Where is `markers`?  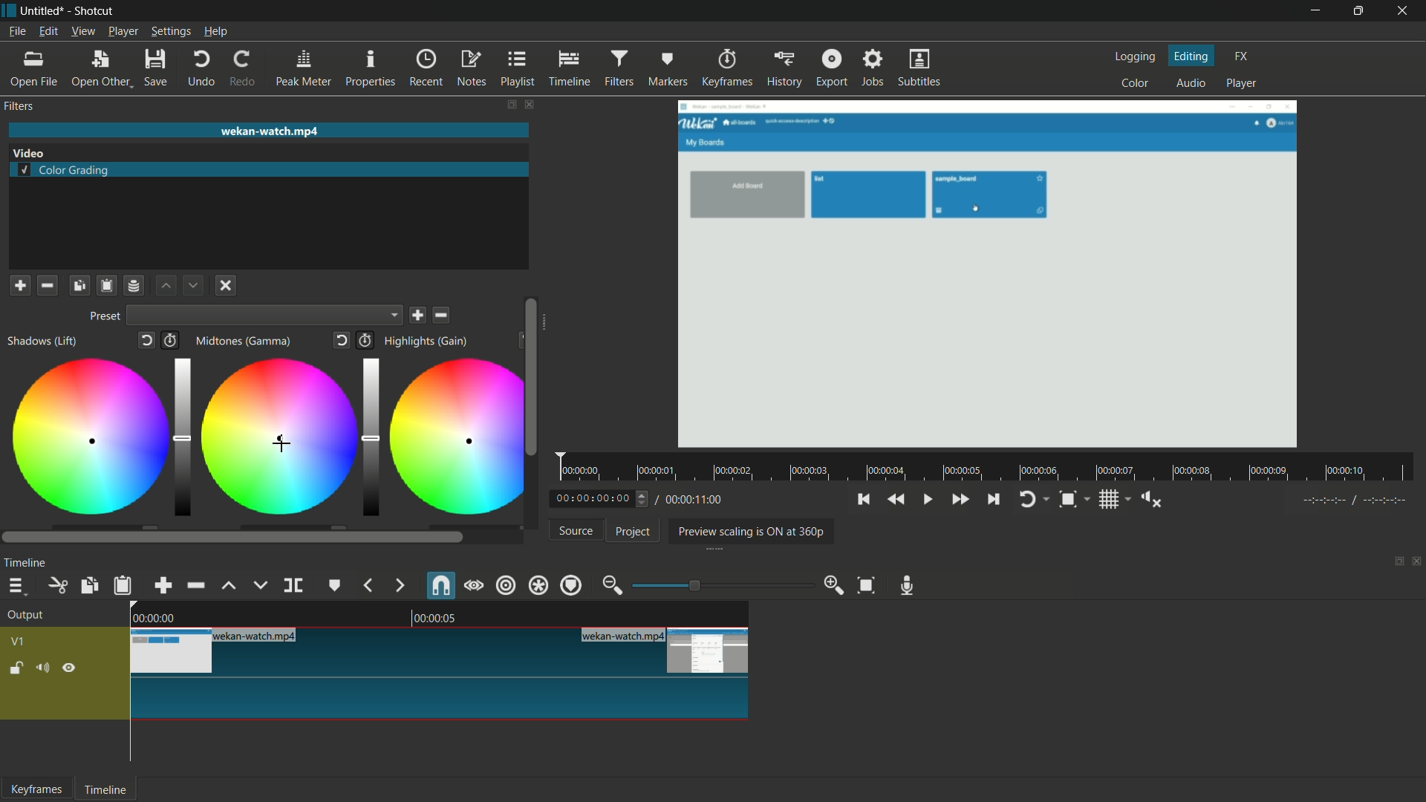
markers is located at coordinates (668, 68).